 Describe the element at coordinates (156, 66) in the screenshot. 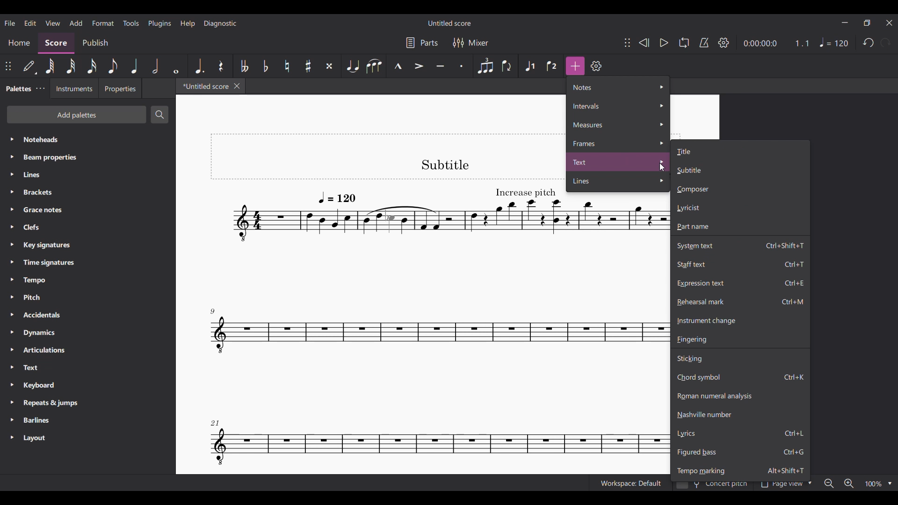

I see `Half note` at that location.